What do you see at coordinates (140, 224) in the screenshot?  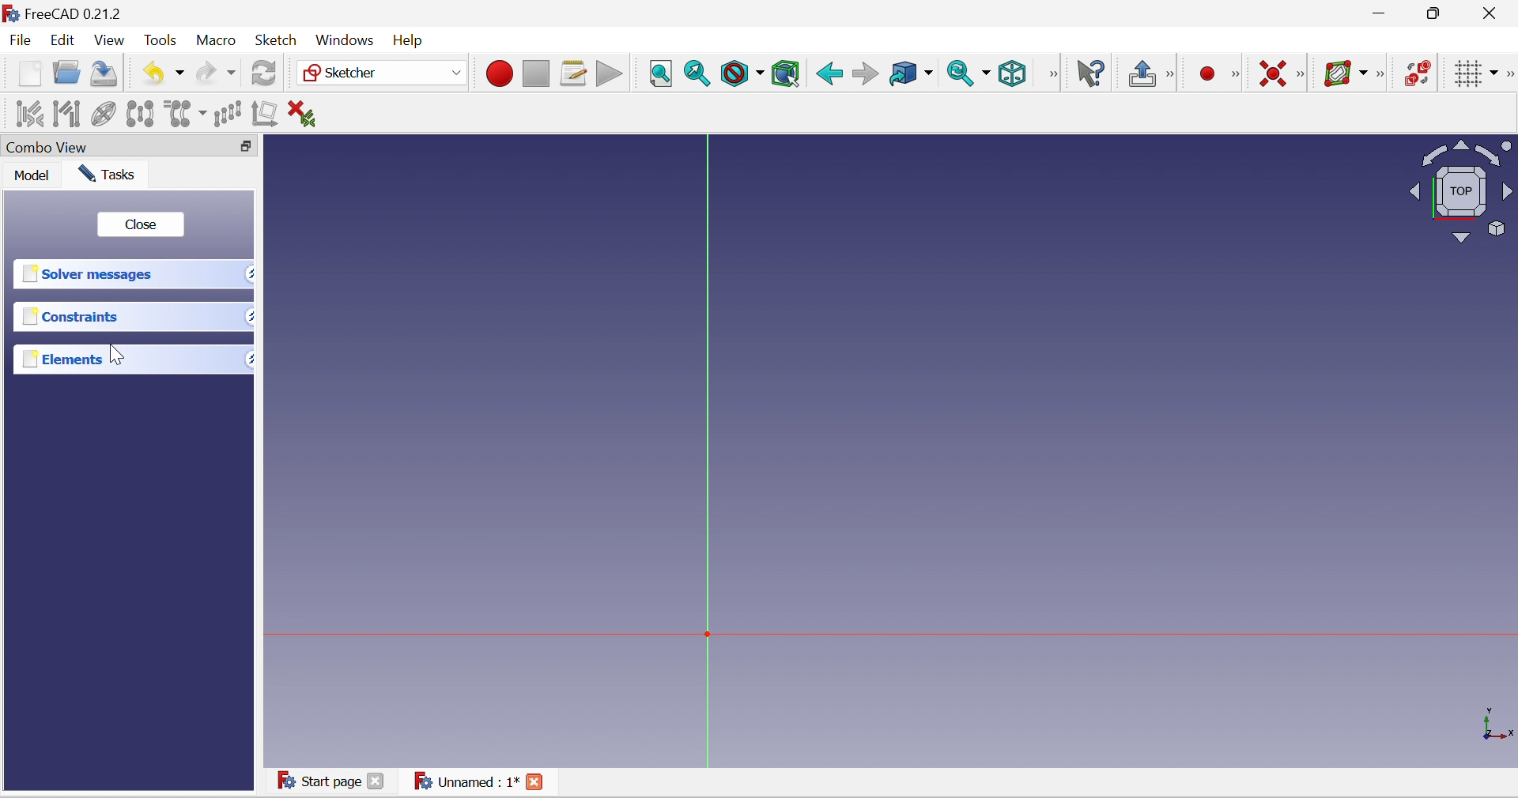 I see `close` at bounding box center [140, 224].